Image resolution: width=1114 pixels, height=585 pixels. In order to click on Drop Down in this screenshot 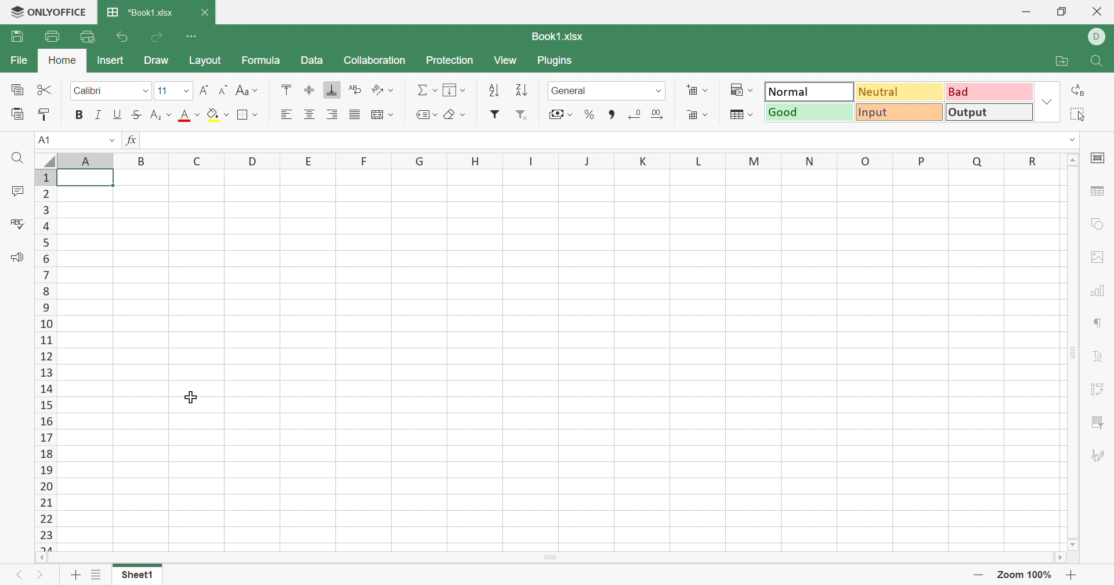, I will do `click(148, 91)`.